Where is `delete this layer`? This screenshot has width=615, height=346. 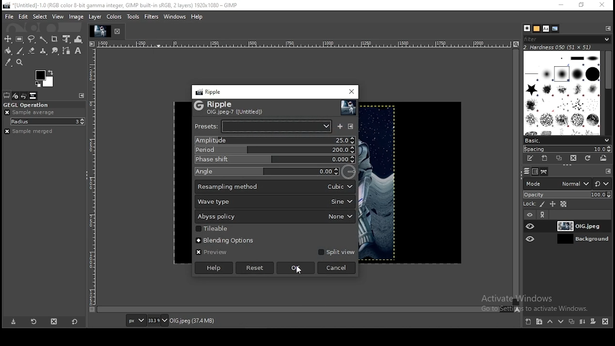 delete this layer is located at coordinates (605, 322).